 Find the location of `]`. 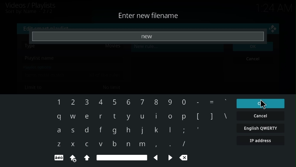

] is located at coordinates (211, 117).